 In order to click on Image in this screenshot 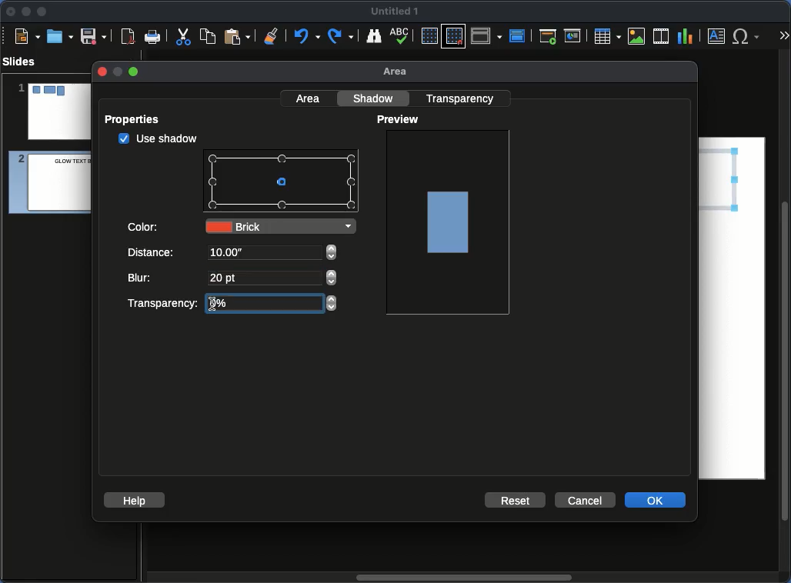, I will do `click(449, 221)`.